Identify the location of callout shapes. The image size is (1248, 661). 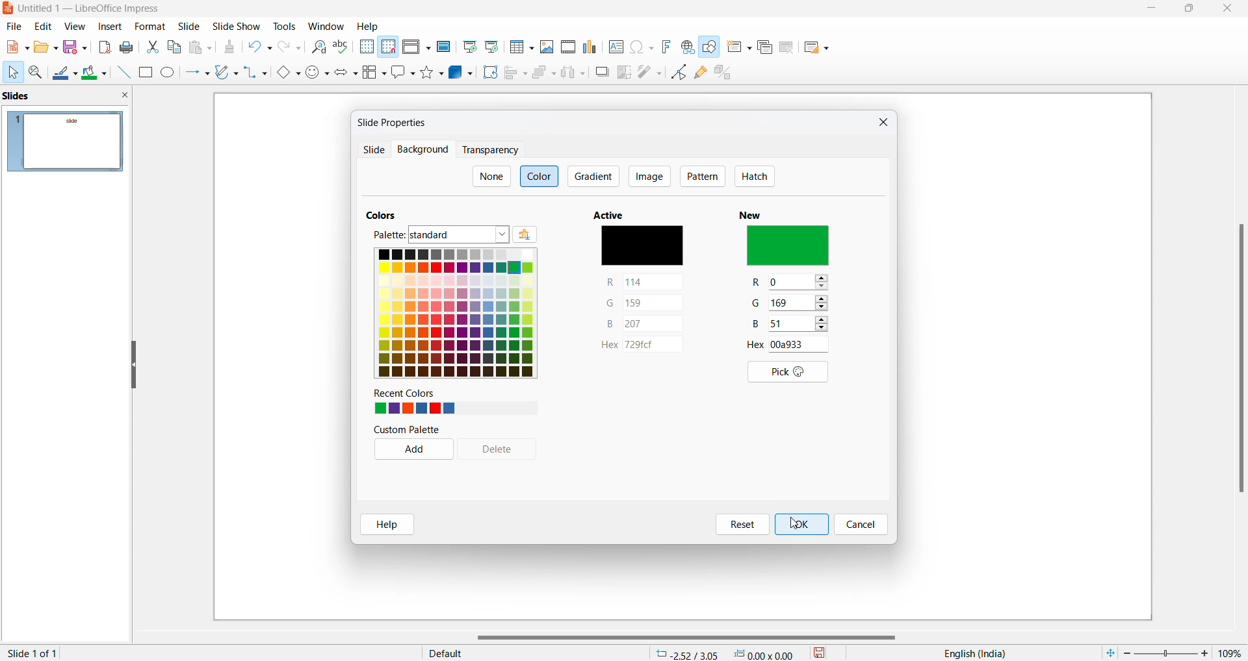
(404, 73).